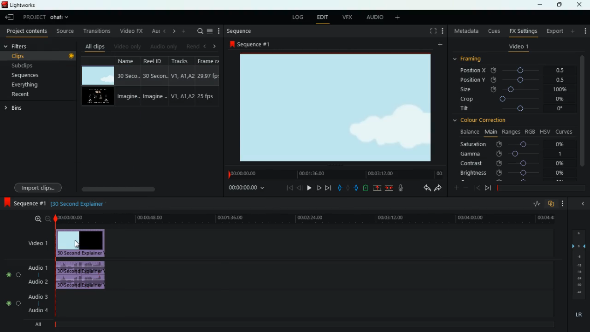 This screenshot has width=590, height=332. Describe the element at coordinates (34, 86) in the screenshot. I see `everything` at that location.